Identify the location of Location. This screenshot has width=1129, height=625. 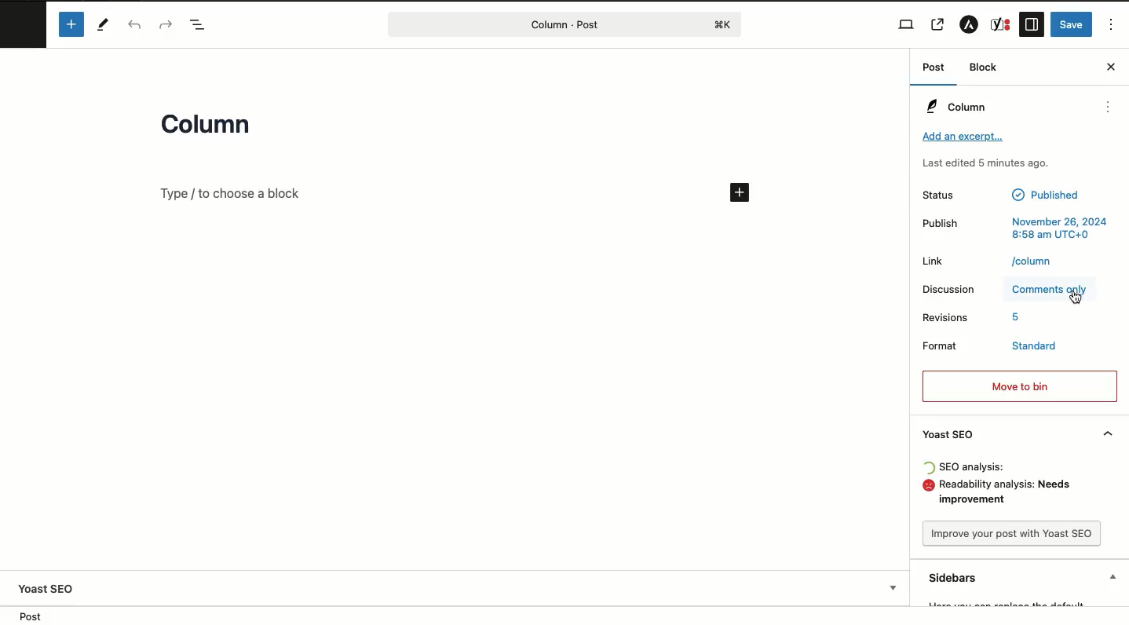
(34, 616).